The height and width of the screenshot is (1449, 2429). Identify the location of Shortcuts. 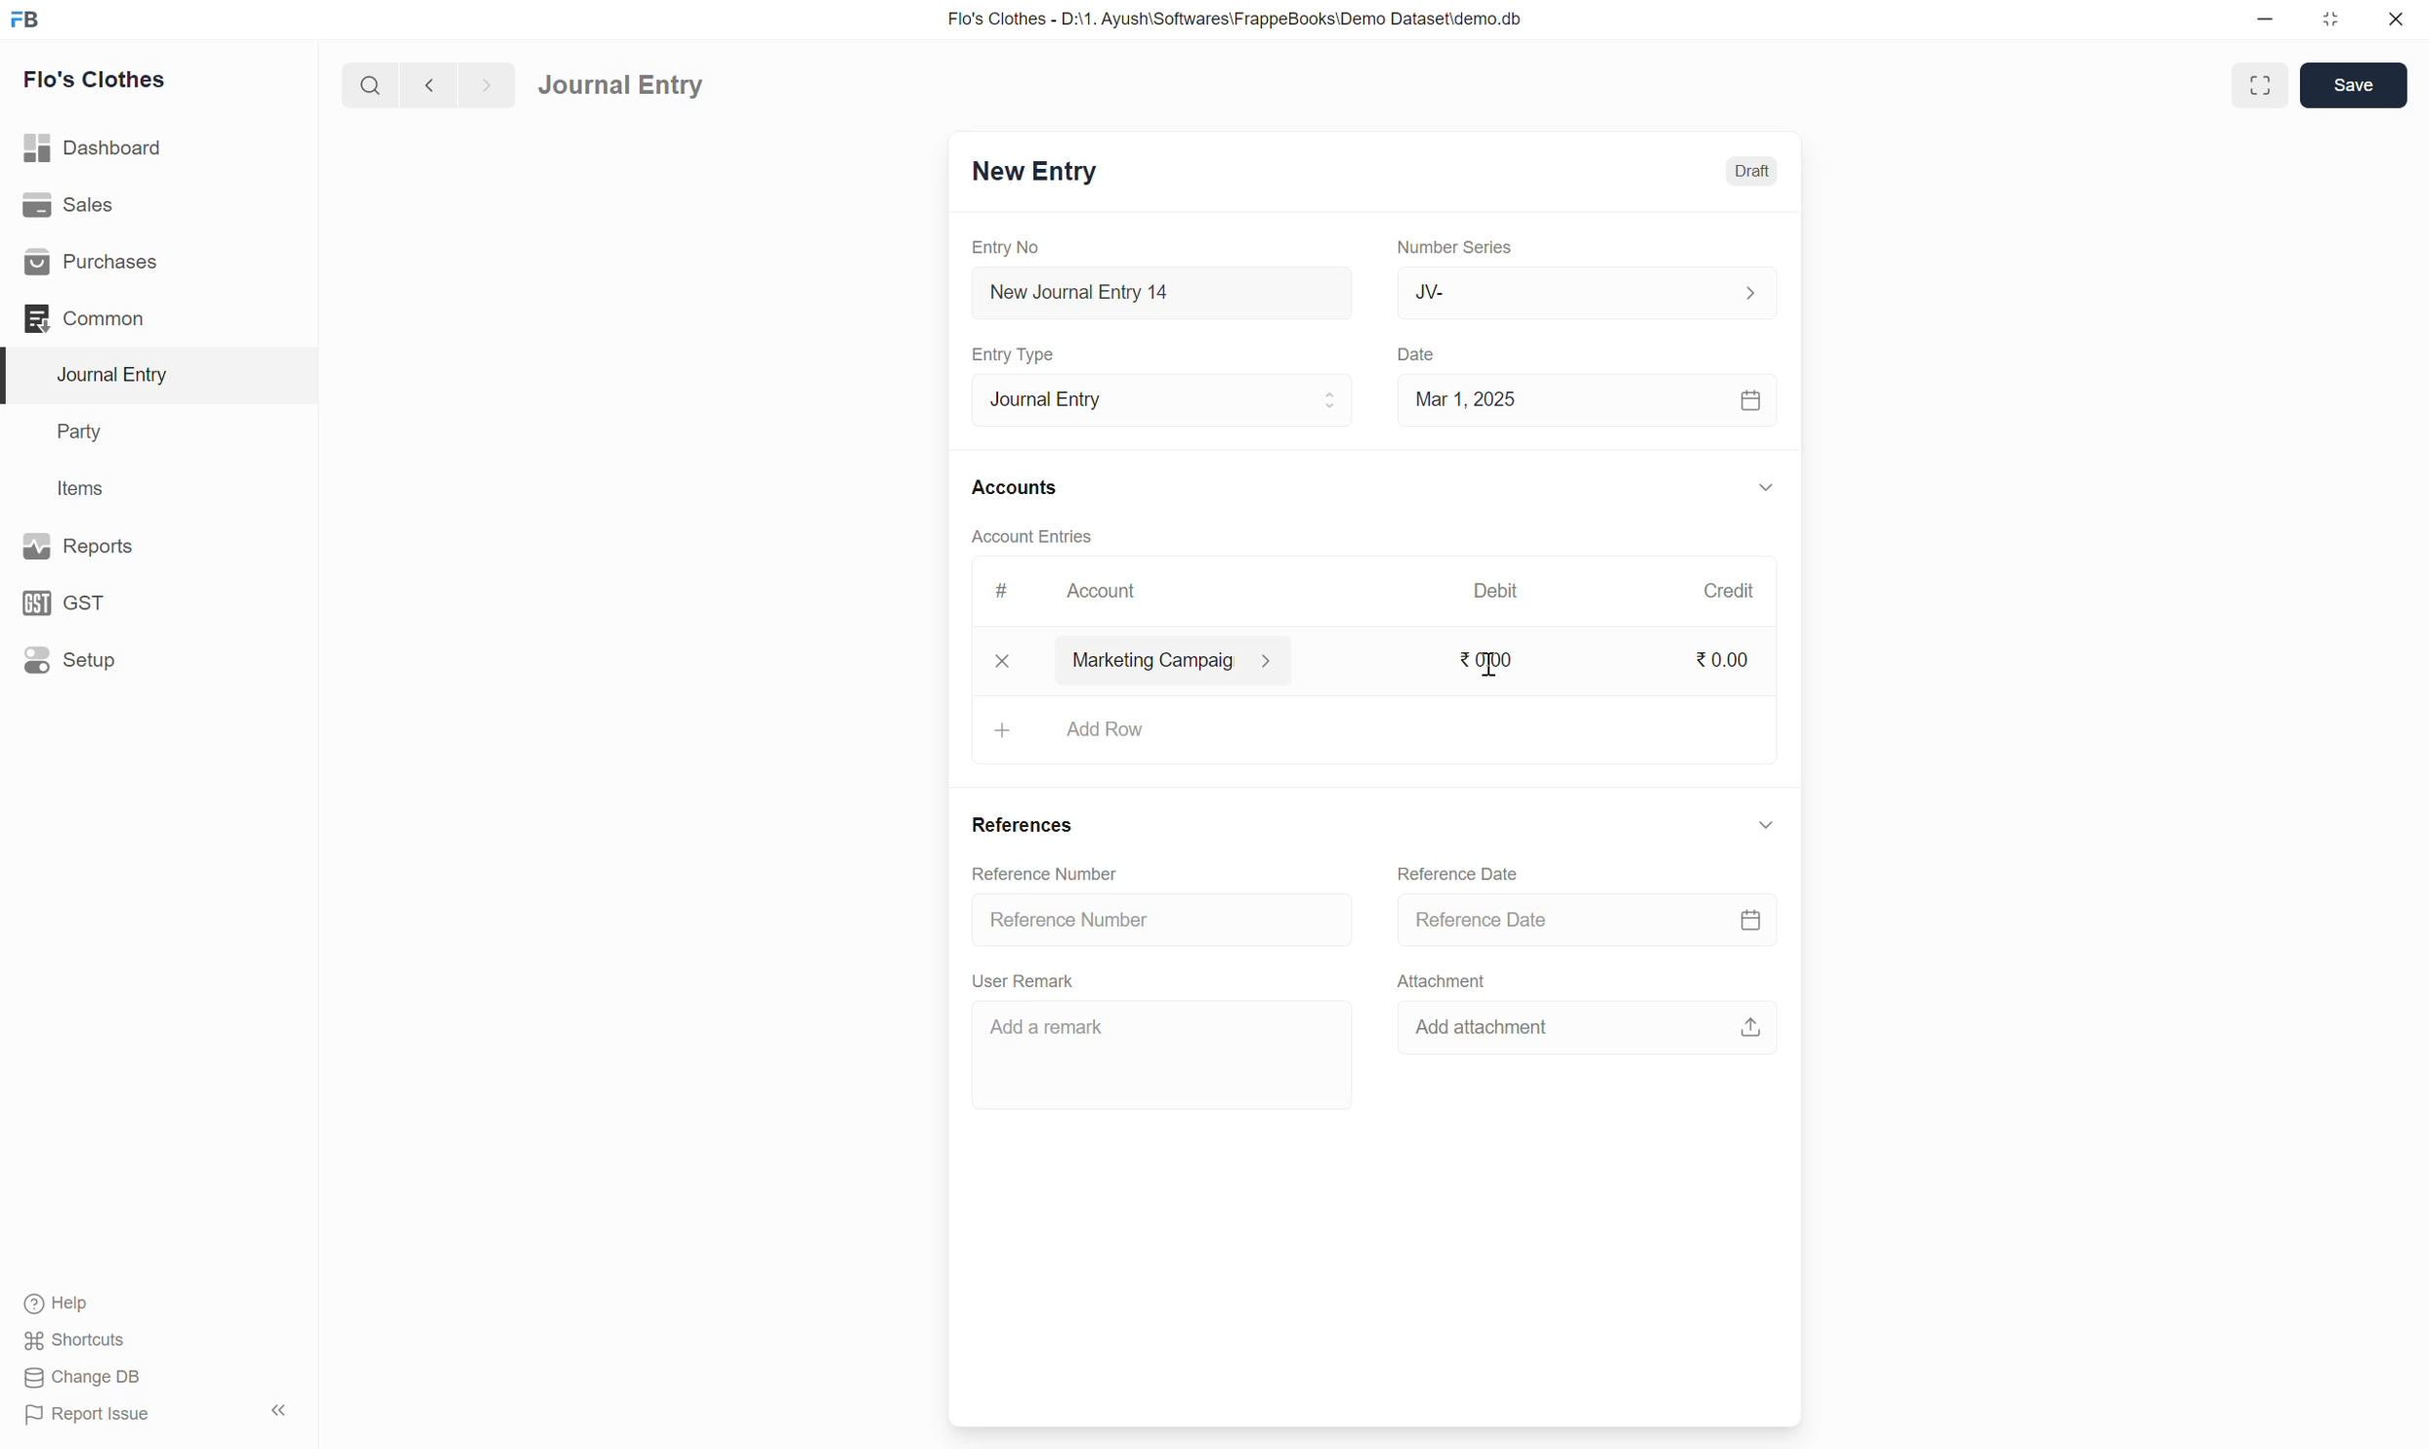
(82, 1341).